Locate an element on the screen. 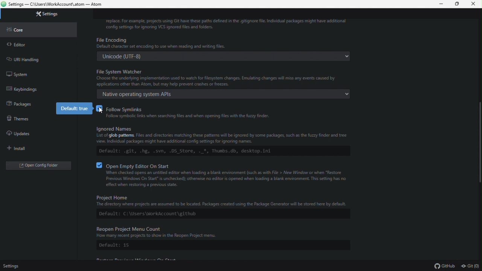  Open empty editor on start is located at coordinates (229, 176).